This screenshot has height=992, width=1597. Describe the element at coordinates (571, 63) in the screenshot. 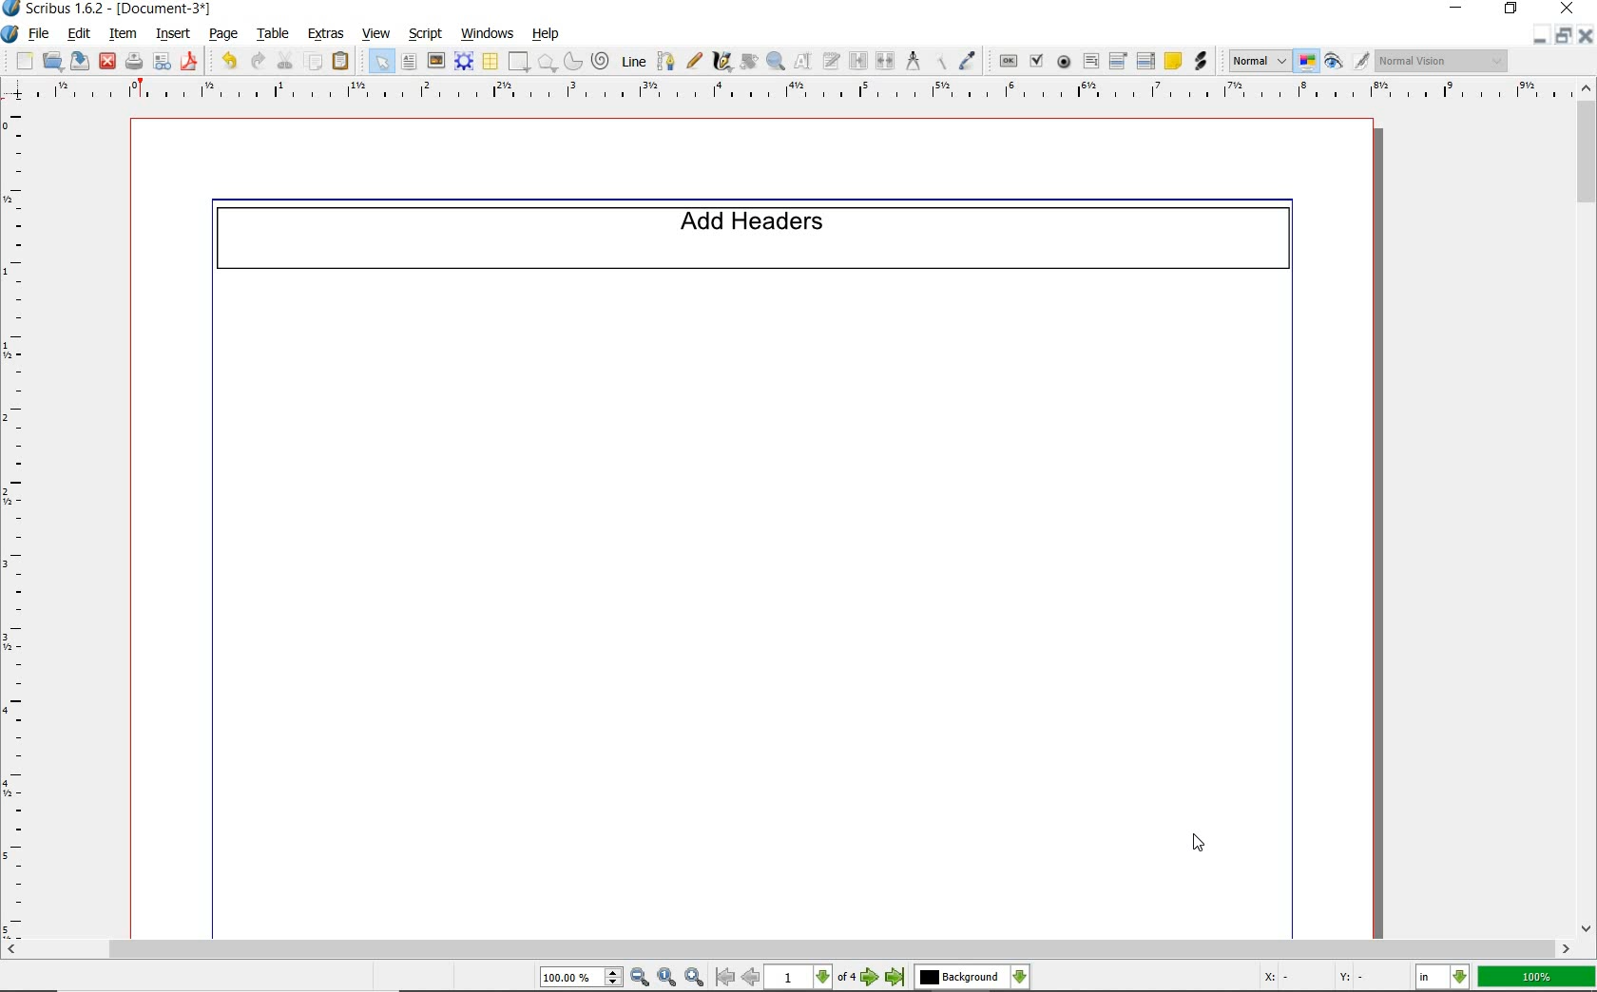

I see `arc` at that location.